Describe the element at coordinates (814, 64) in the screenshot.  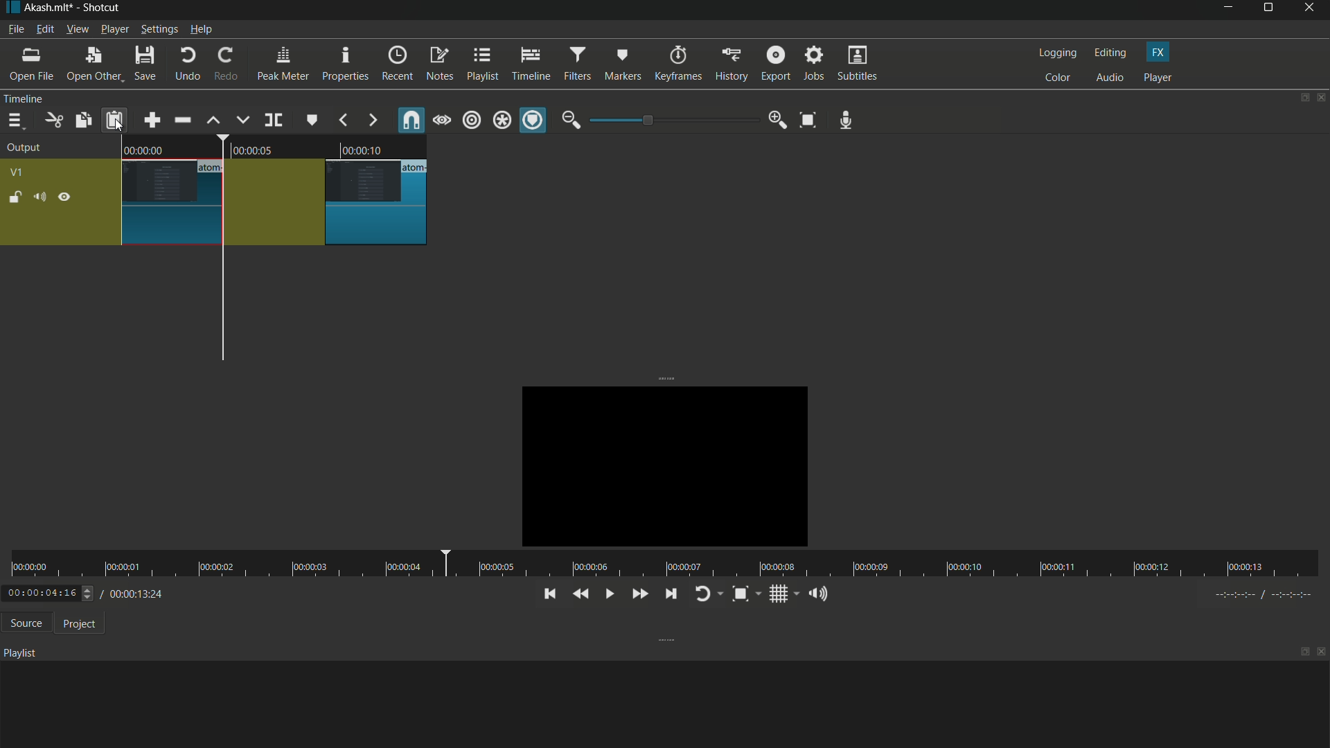
I see `jobs` at that location.